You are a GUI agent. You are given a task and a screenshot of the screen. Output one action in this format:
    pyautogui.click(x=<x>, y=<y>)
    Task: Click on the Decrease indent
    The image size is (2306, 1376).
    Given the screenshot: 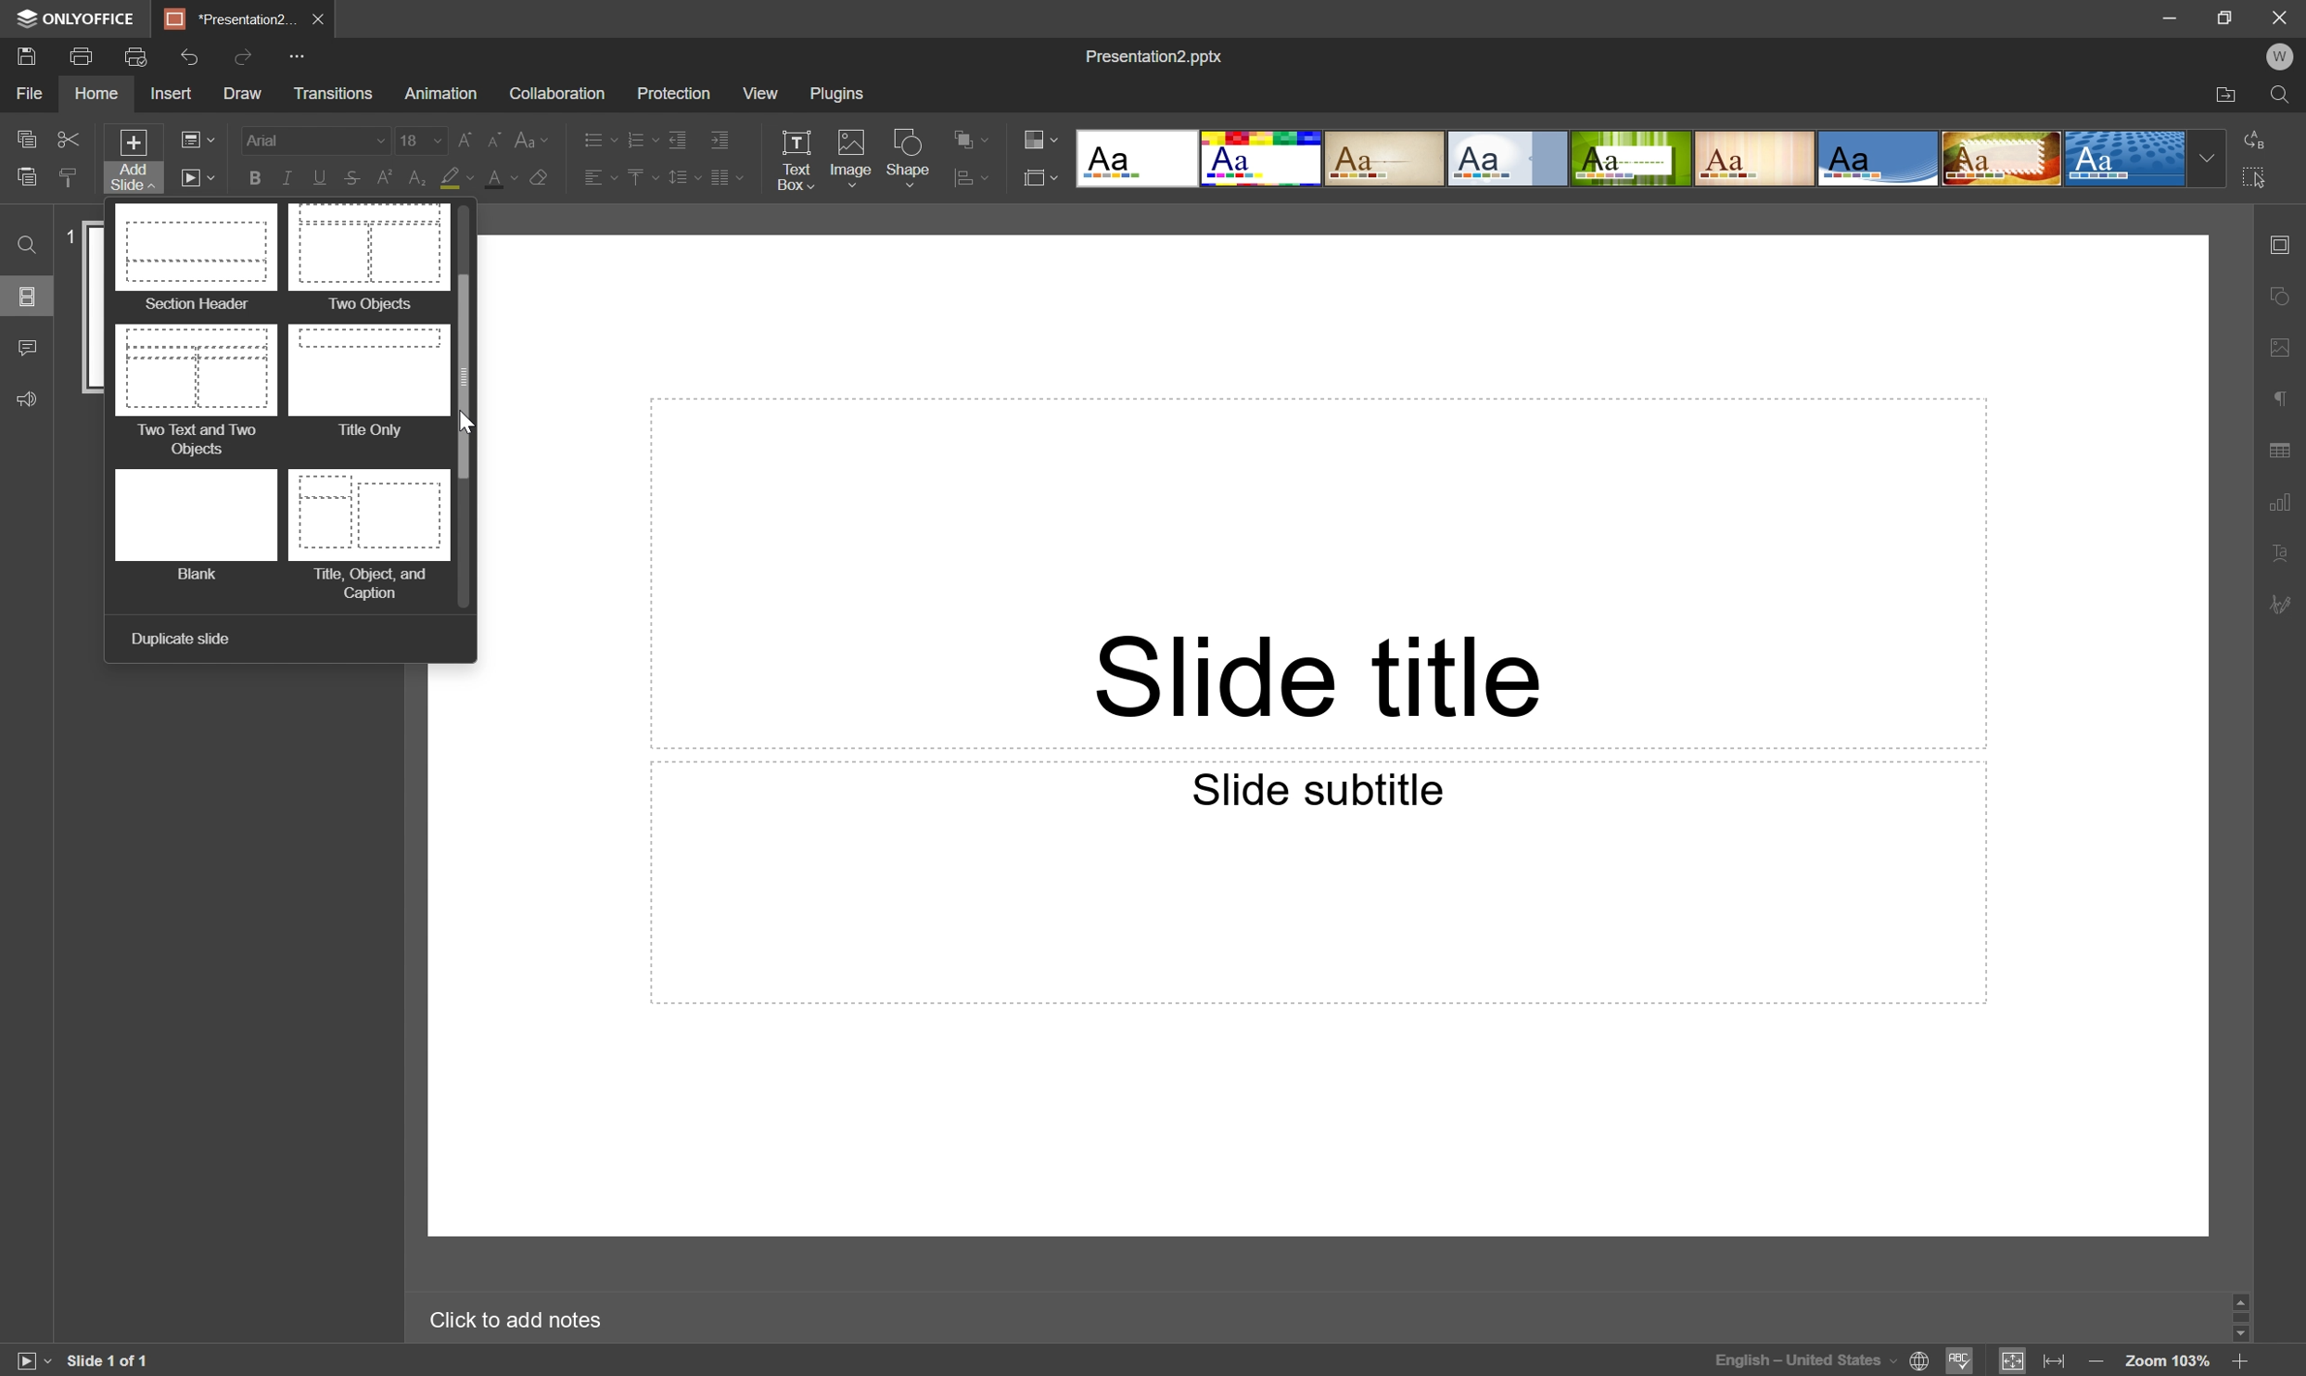 What is the action you would take?
    pyautogui.click(x=679, y=134)
    